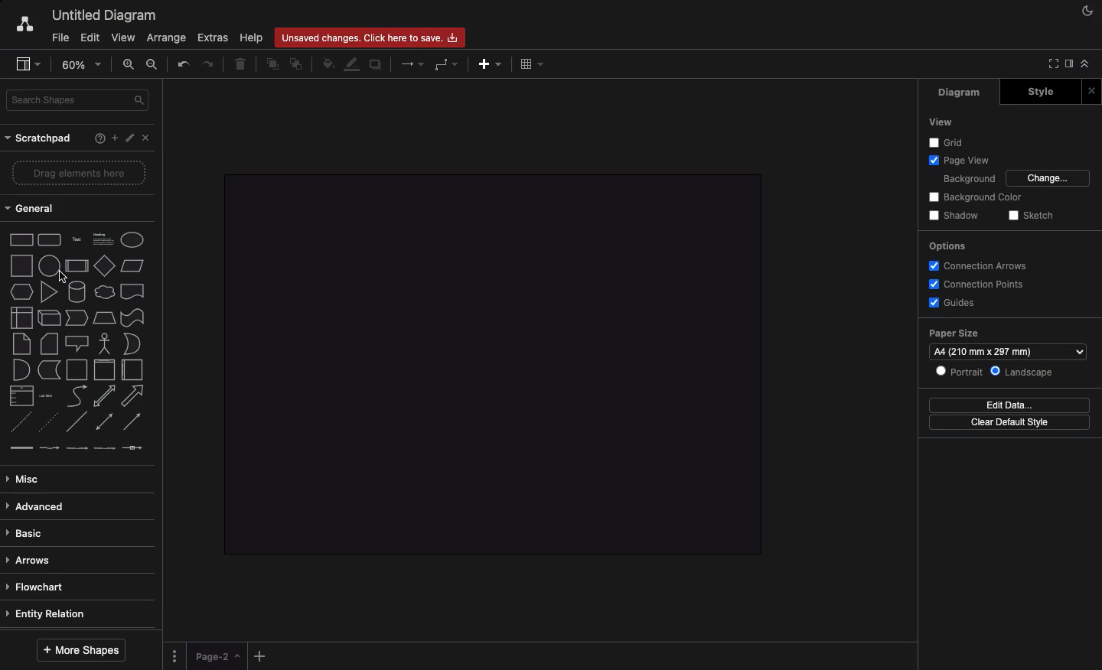 Image resolution: width=1102 pixels, height=670 pixels. Describe the element at coordinates (40, 138) in the screenshot. I see `Scratchpad ` at that location.